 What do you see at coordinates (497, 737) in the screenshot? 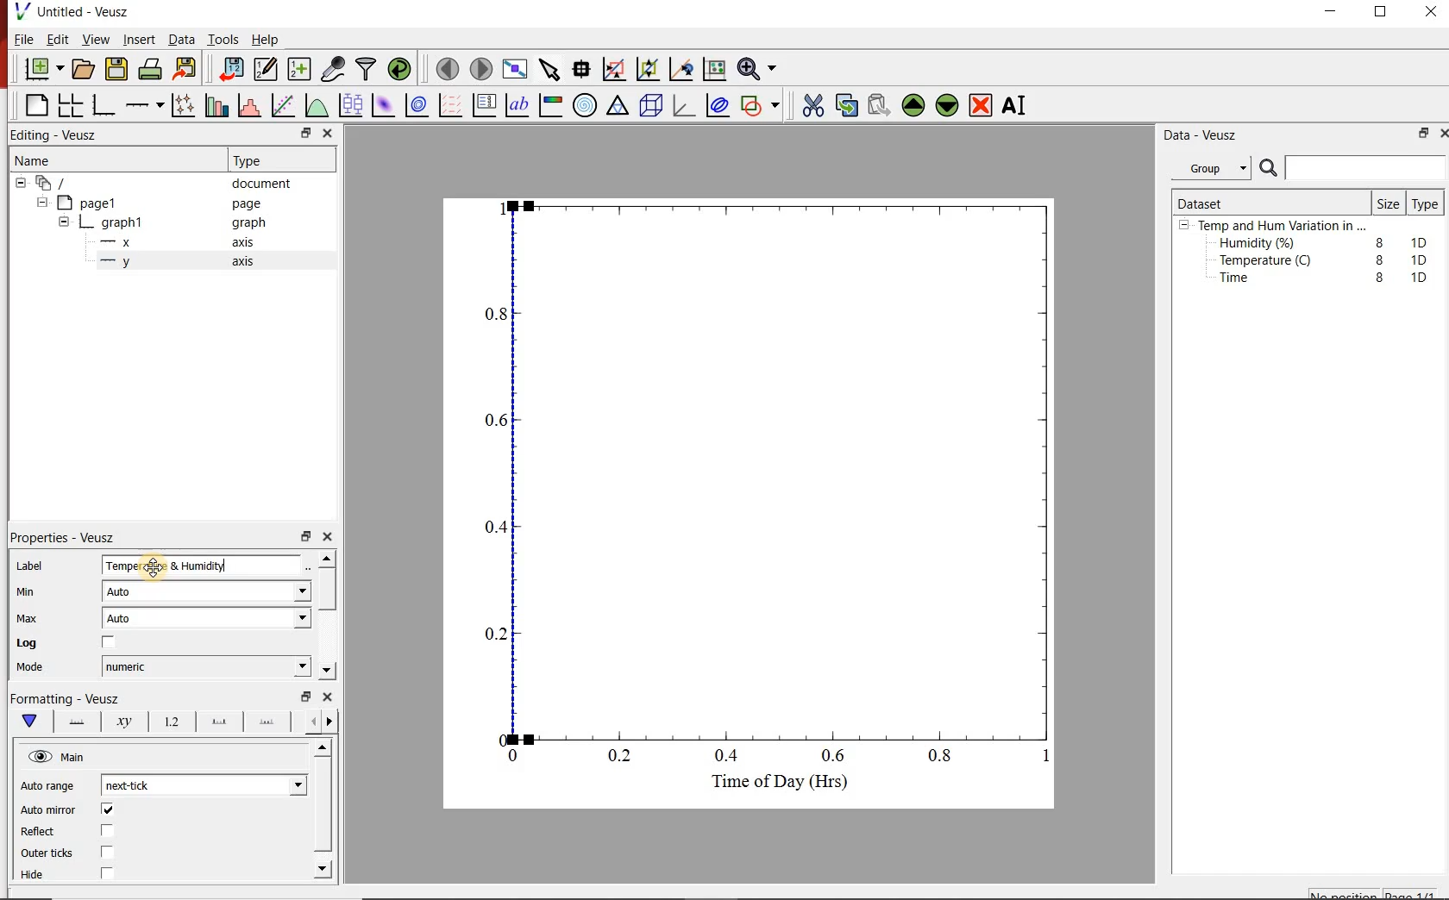
I see `0` at bounding box center [497, 737].